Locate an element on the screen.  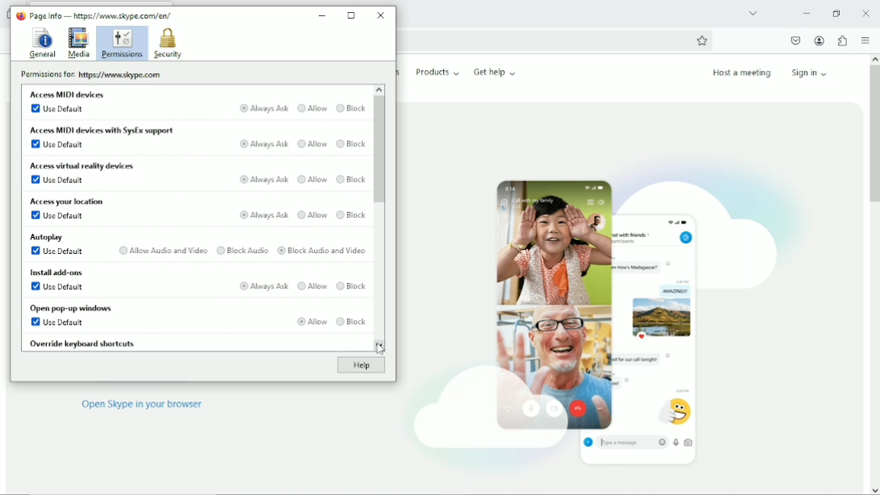
Access MIDI devices is located at coordinates (71, 95).